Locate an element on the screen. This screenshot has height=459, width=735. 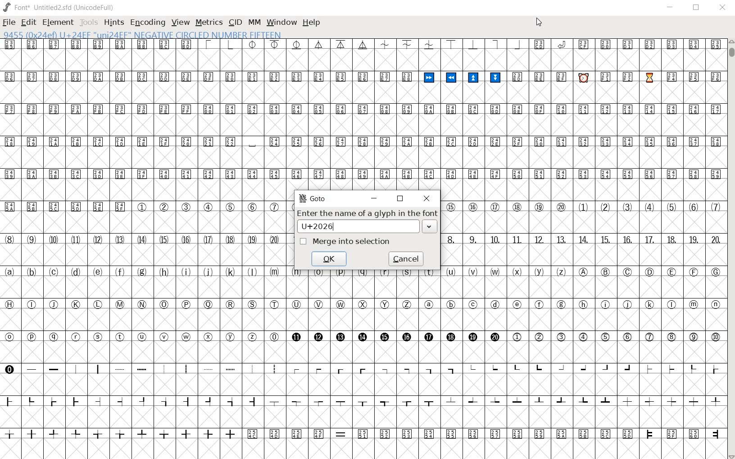
glyph characters is located at coordinates (583, 249).